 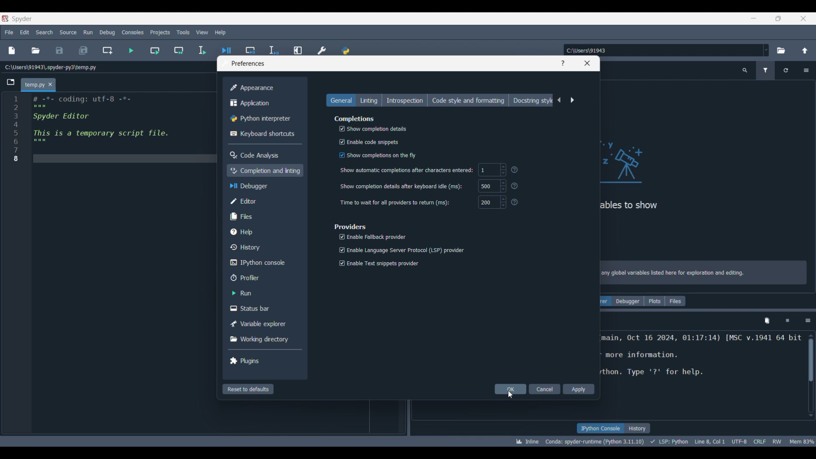 What do you see at coordinates (263, 232) in the screenshot?
I see `Help` at bounding box center [263, 232].